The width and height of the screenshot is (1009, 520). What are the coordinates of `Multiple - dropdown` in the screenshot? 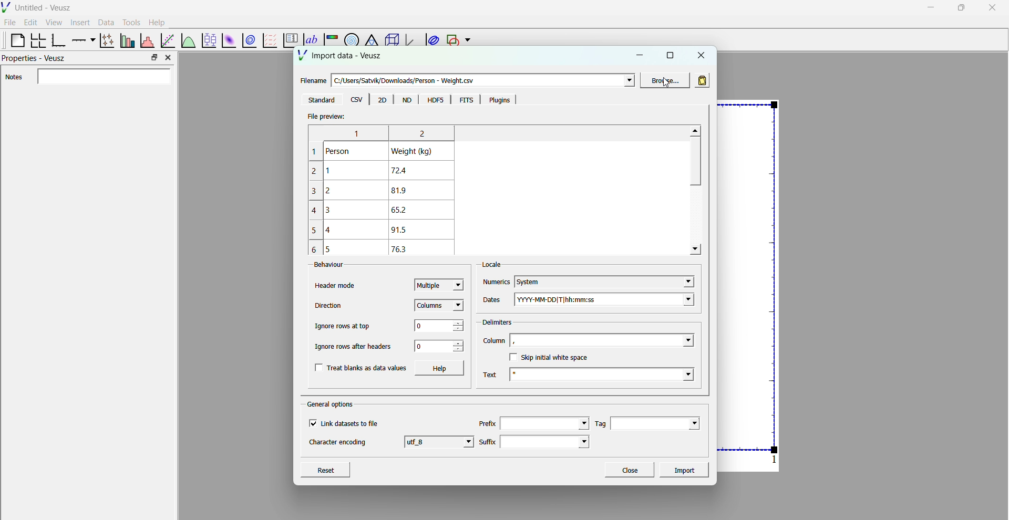 It's located at (439, 285).